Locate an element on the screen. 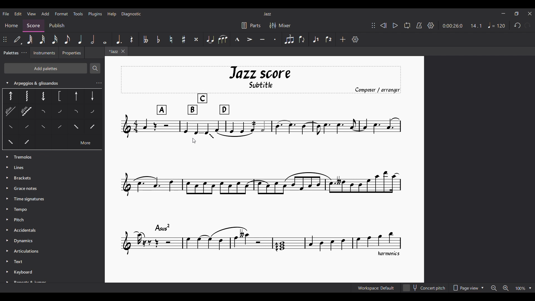 The image size is (535, 301). Tempo is located at coordinates (497, 25).